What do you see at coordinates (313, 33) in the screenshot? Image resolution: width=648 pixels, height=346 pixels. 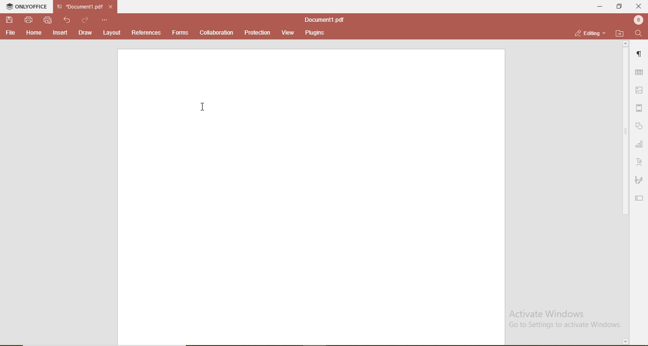 I see `plugins` at bounding box center [313, 33].